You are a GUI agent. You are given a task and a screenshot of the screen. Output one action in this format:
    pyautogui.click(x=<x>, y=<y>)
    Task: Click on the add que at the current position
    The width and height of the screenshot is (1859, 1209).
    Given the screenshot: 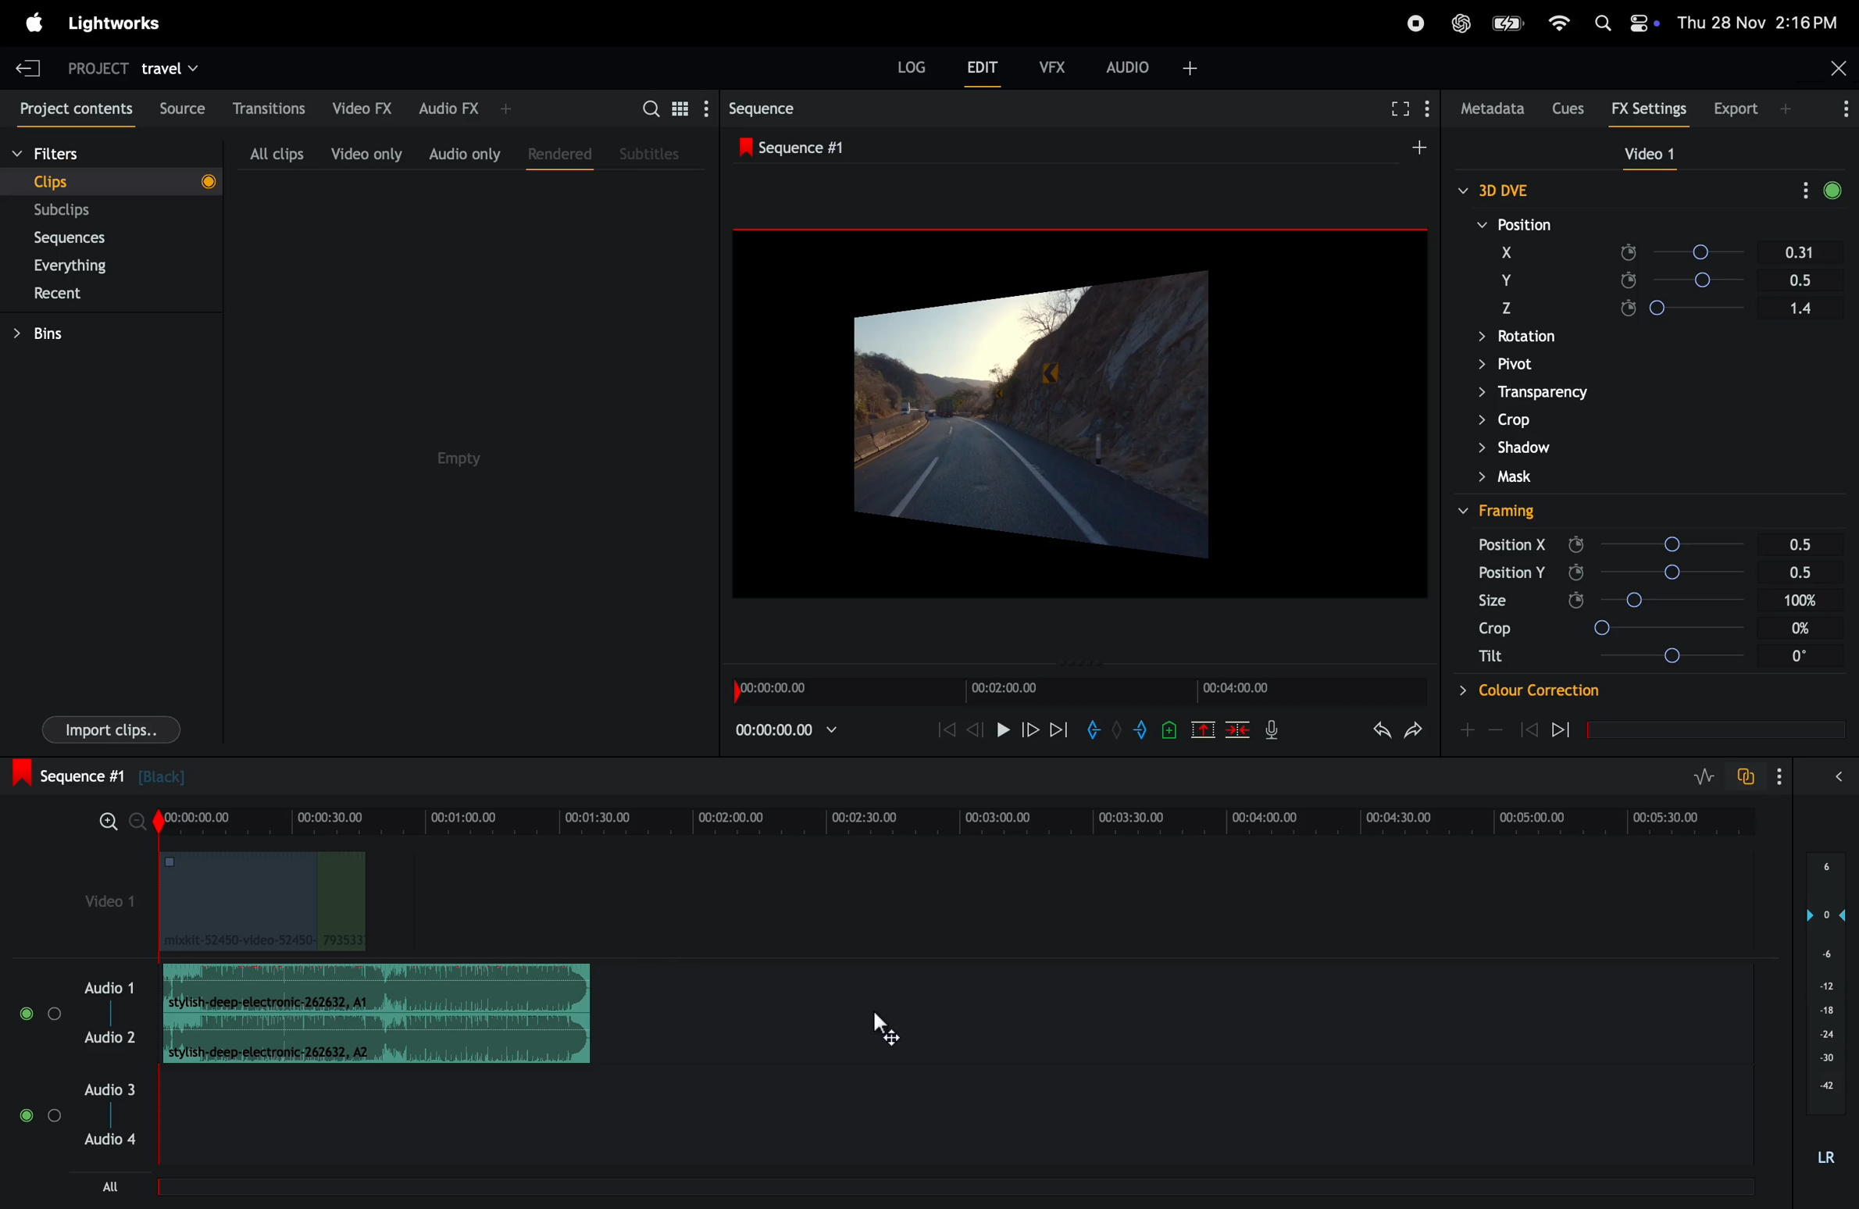 What is the action you would take?
    pyautogui.click(x=1170, y=729)
    